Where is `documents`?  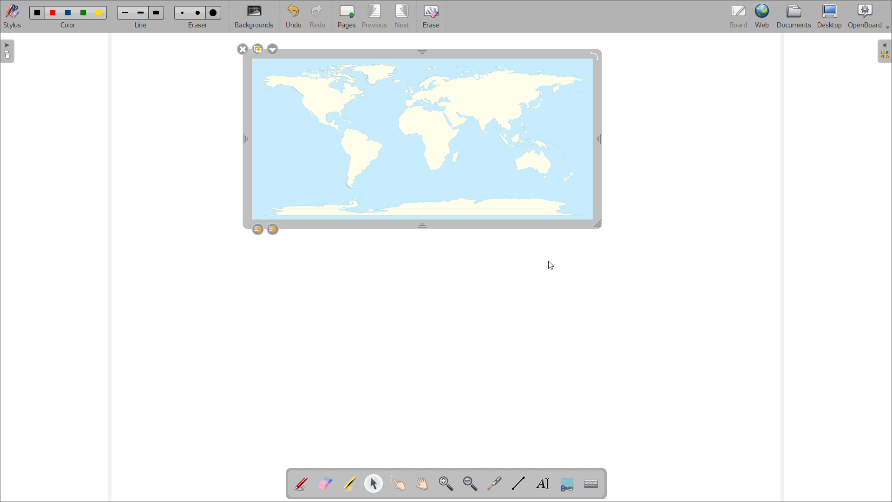 documents is located at coordinates (795, 17).